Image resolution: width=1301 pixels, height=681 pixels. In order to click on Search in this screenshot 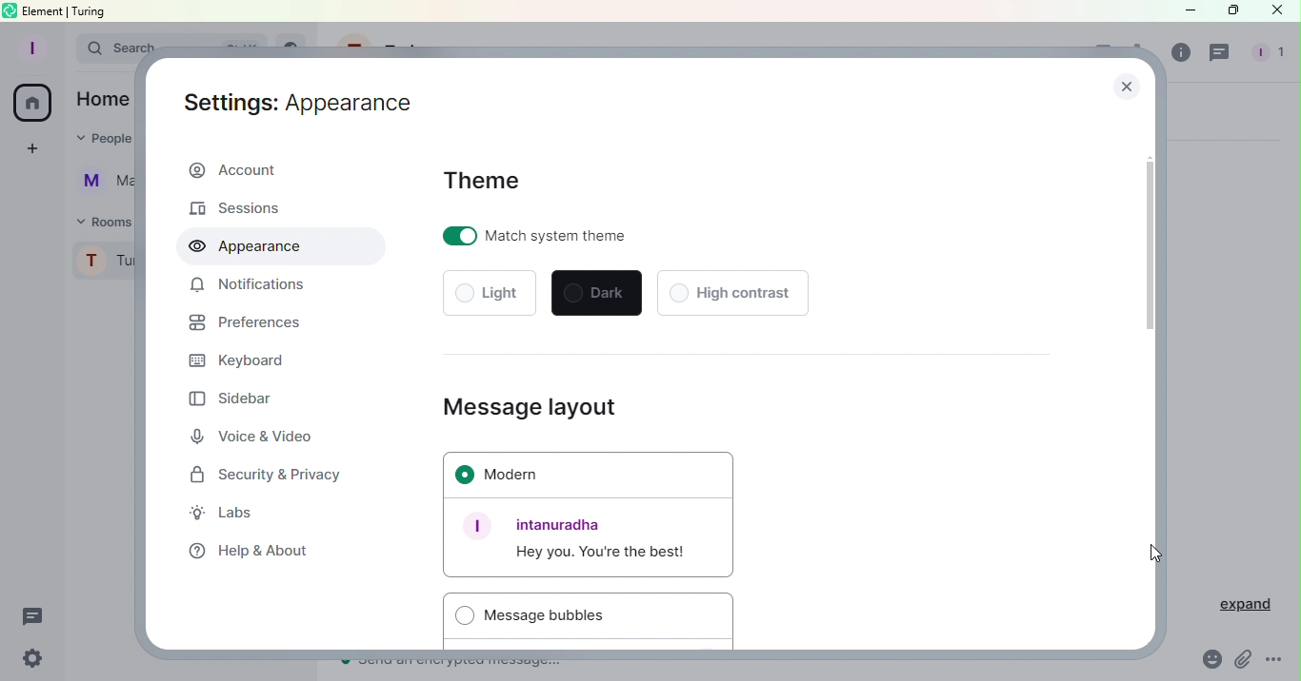, I will do `click(107, 50)`.